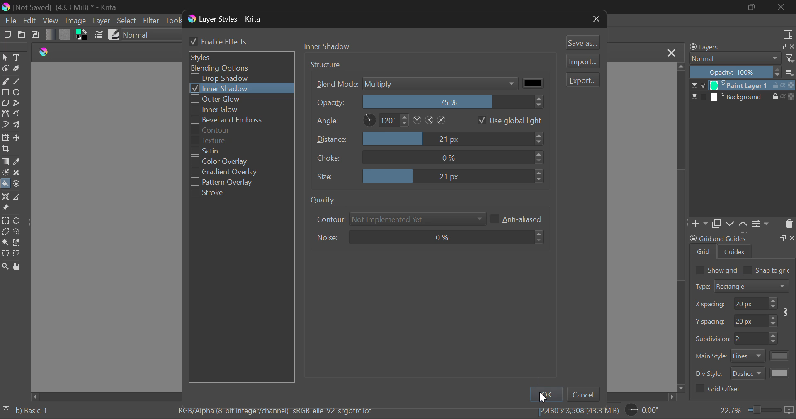  Describe the element at coordinates (127, 21) in the screenshot. I see `Select` at that location.